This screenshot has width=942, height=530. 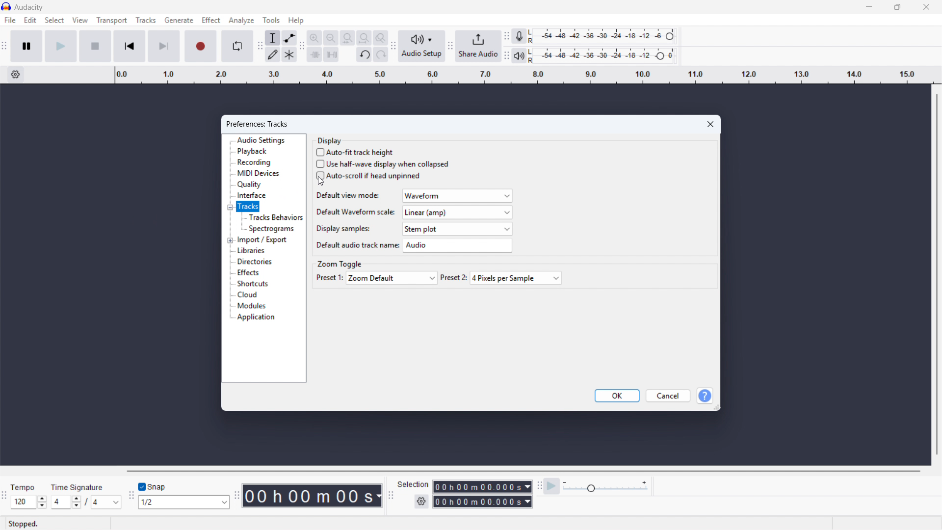 What do you see at coordinates (210, 20) in the screenshot?
I see `effect` at bounding box center [210, 20].